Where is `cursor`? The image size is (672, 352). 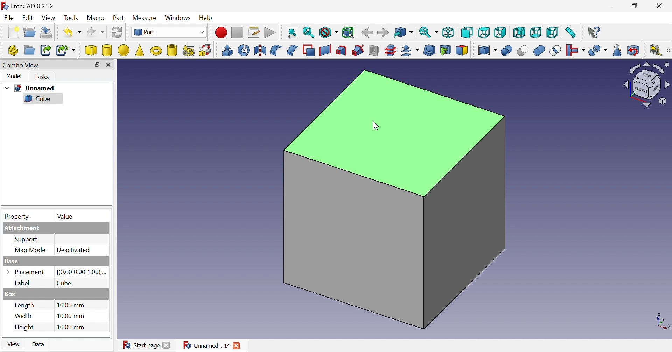
cursor is located at coordinates (376, 126).